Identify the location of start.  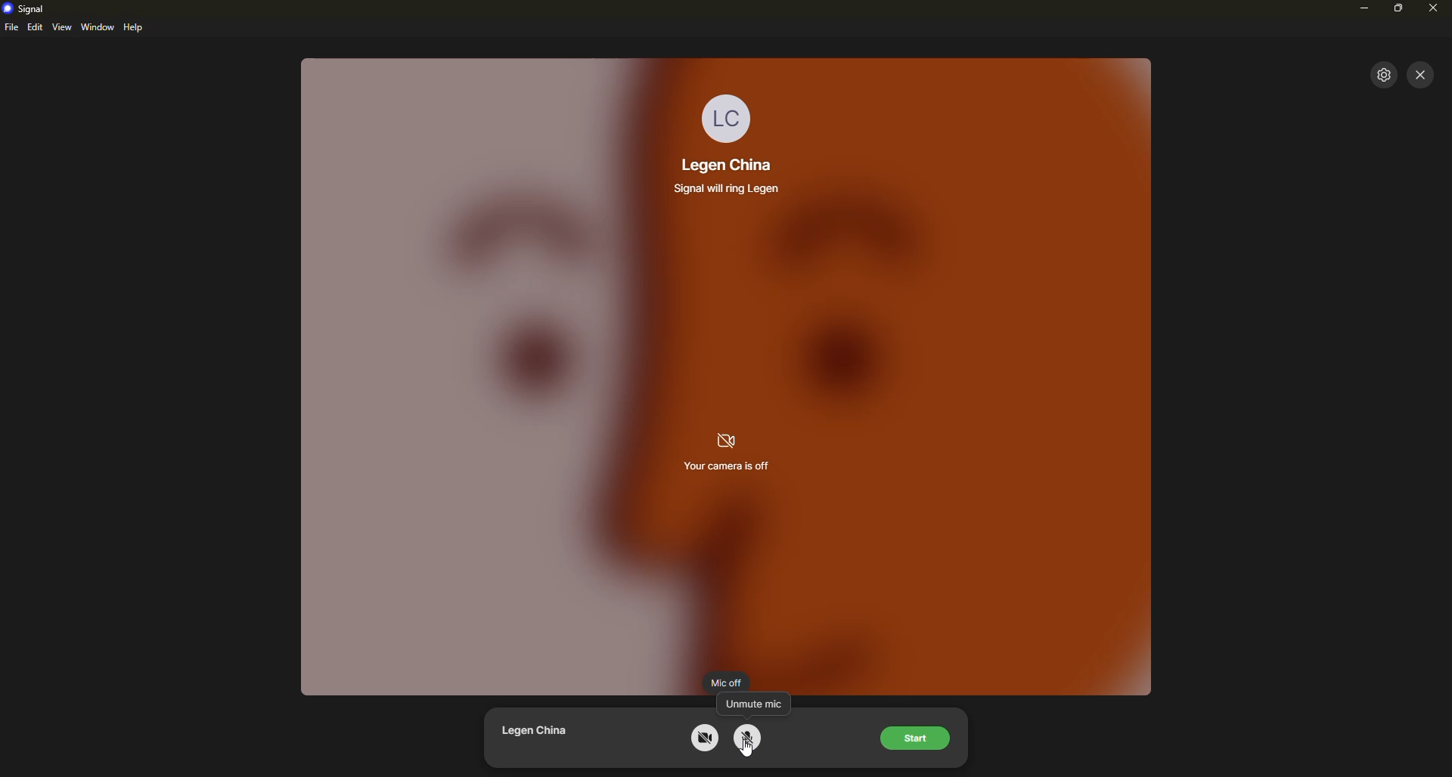
(917, 740).